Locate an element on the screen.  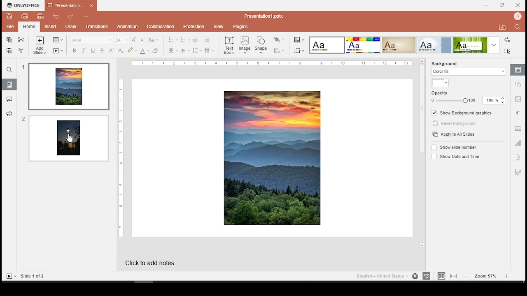
apply to slides is located at coordinates (455, 134).